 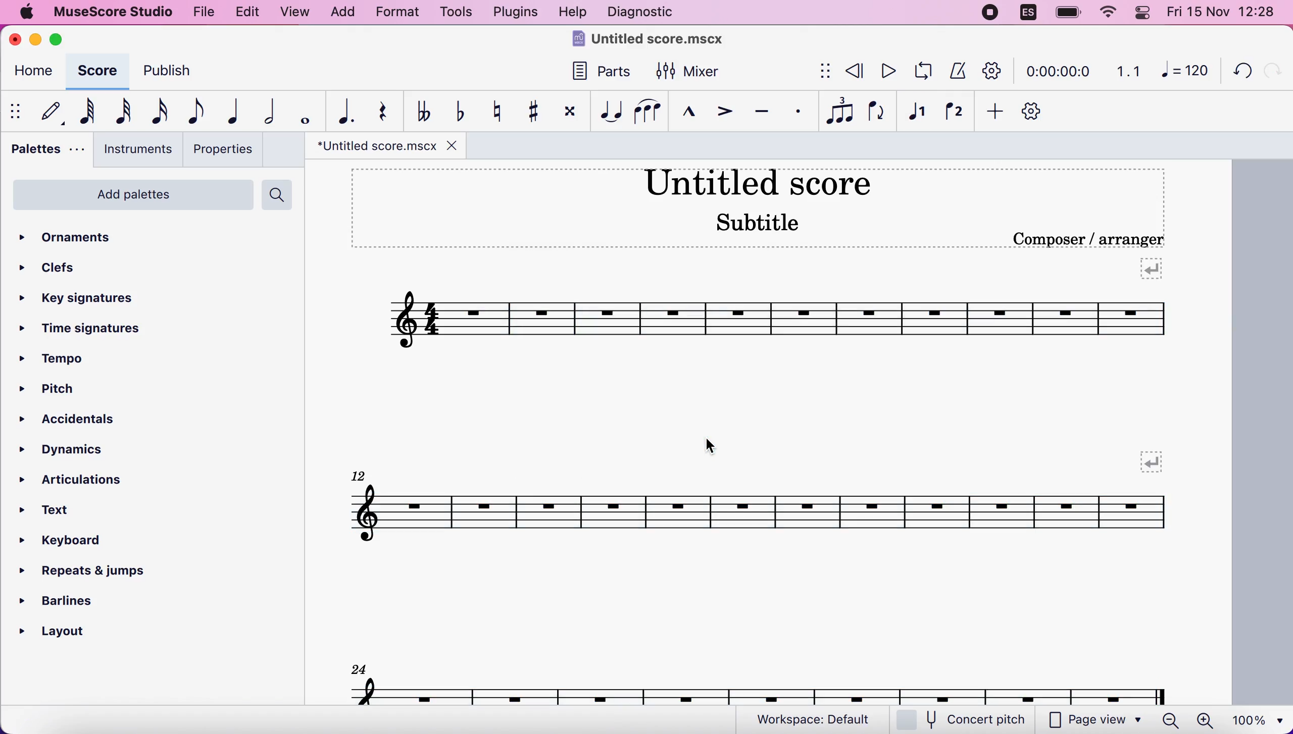 What do you see at coordinates (449, 144) in the screenshot?
I see `close` at bounding box center [449, 144].